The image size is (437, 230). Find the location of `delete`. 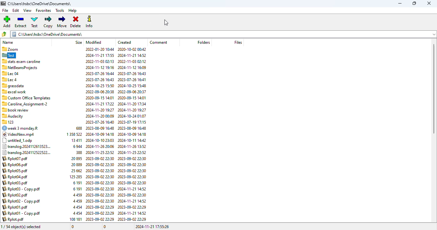

delete is located at coordinates (75, 21).